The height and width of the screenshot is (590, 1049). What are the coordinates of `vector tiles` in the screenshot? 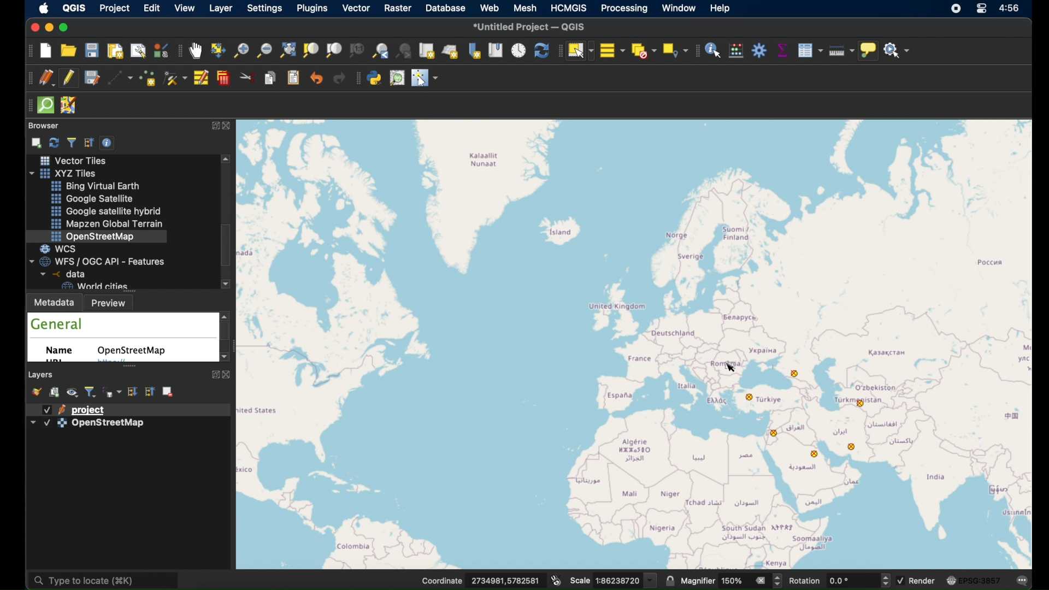 It's located at (72, 160).